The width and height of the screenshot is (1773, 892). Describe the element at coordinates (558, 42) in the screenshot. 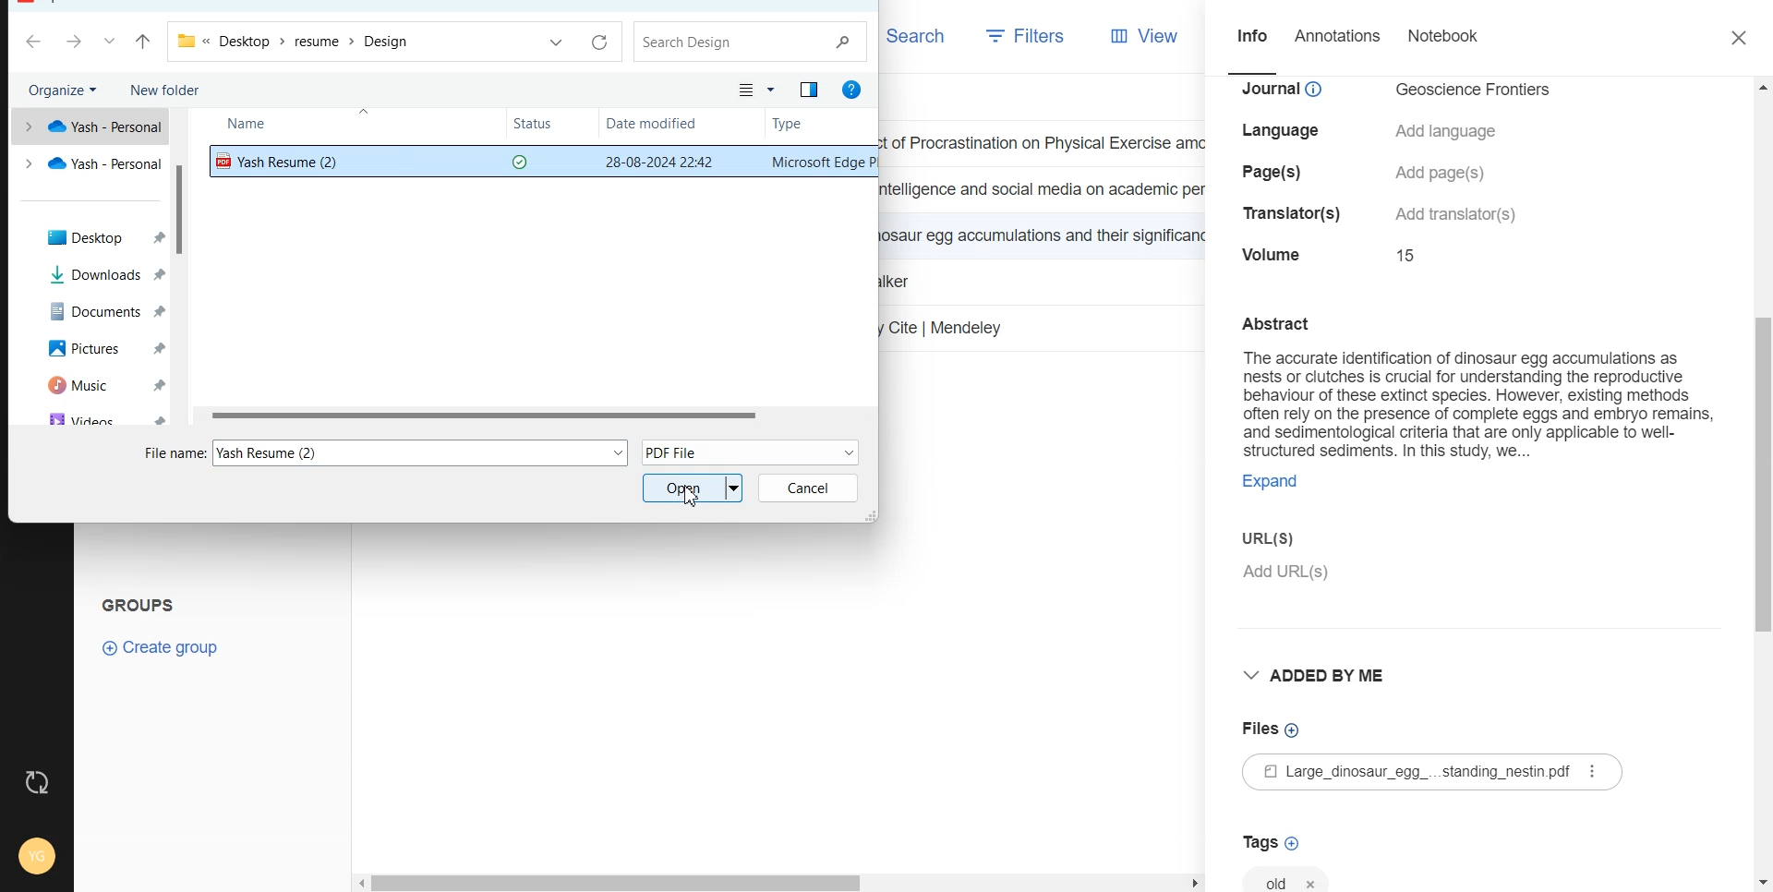

I see `Previous file` at that location.